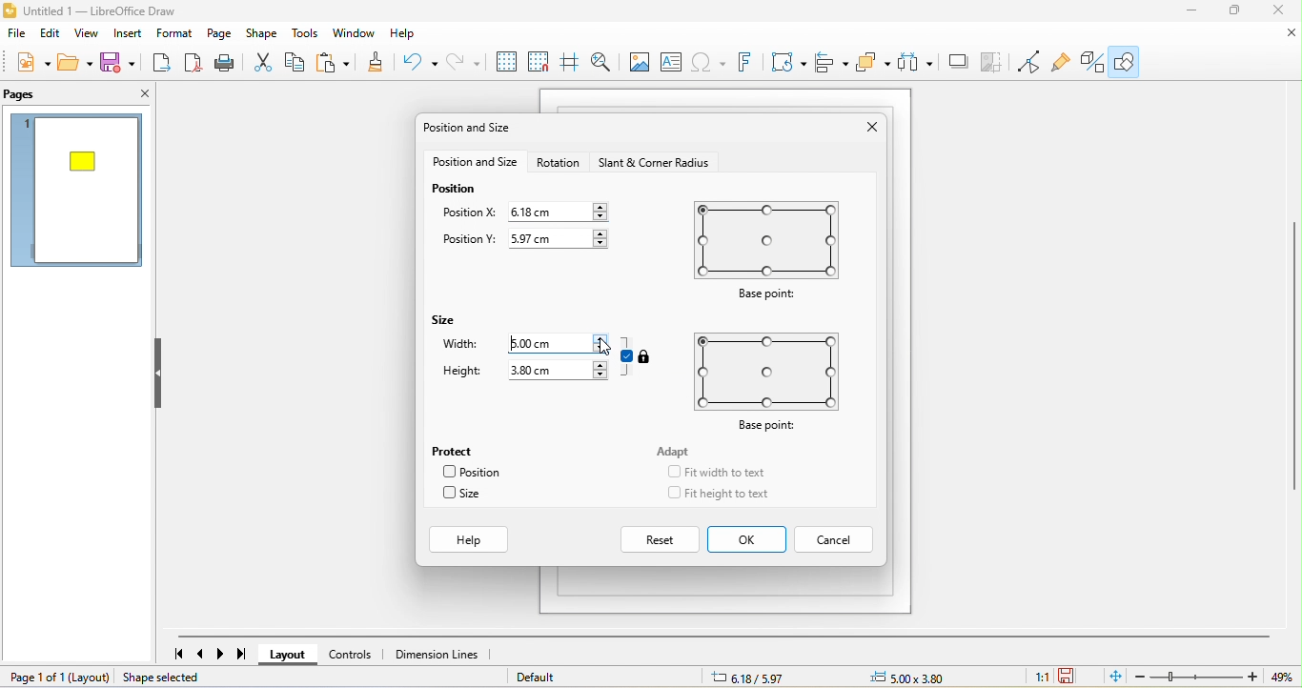 Image resolution: width=1302 pixels, height=688 pixels. I want to click on controls, so click(355, 655).